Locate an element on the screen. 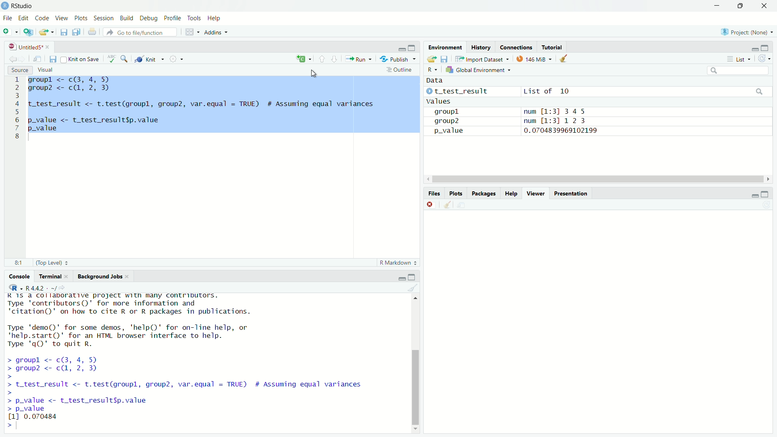 The image size is (777, 437). Tutorial is located at coordinates (554, 47).